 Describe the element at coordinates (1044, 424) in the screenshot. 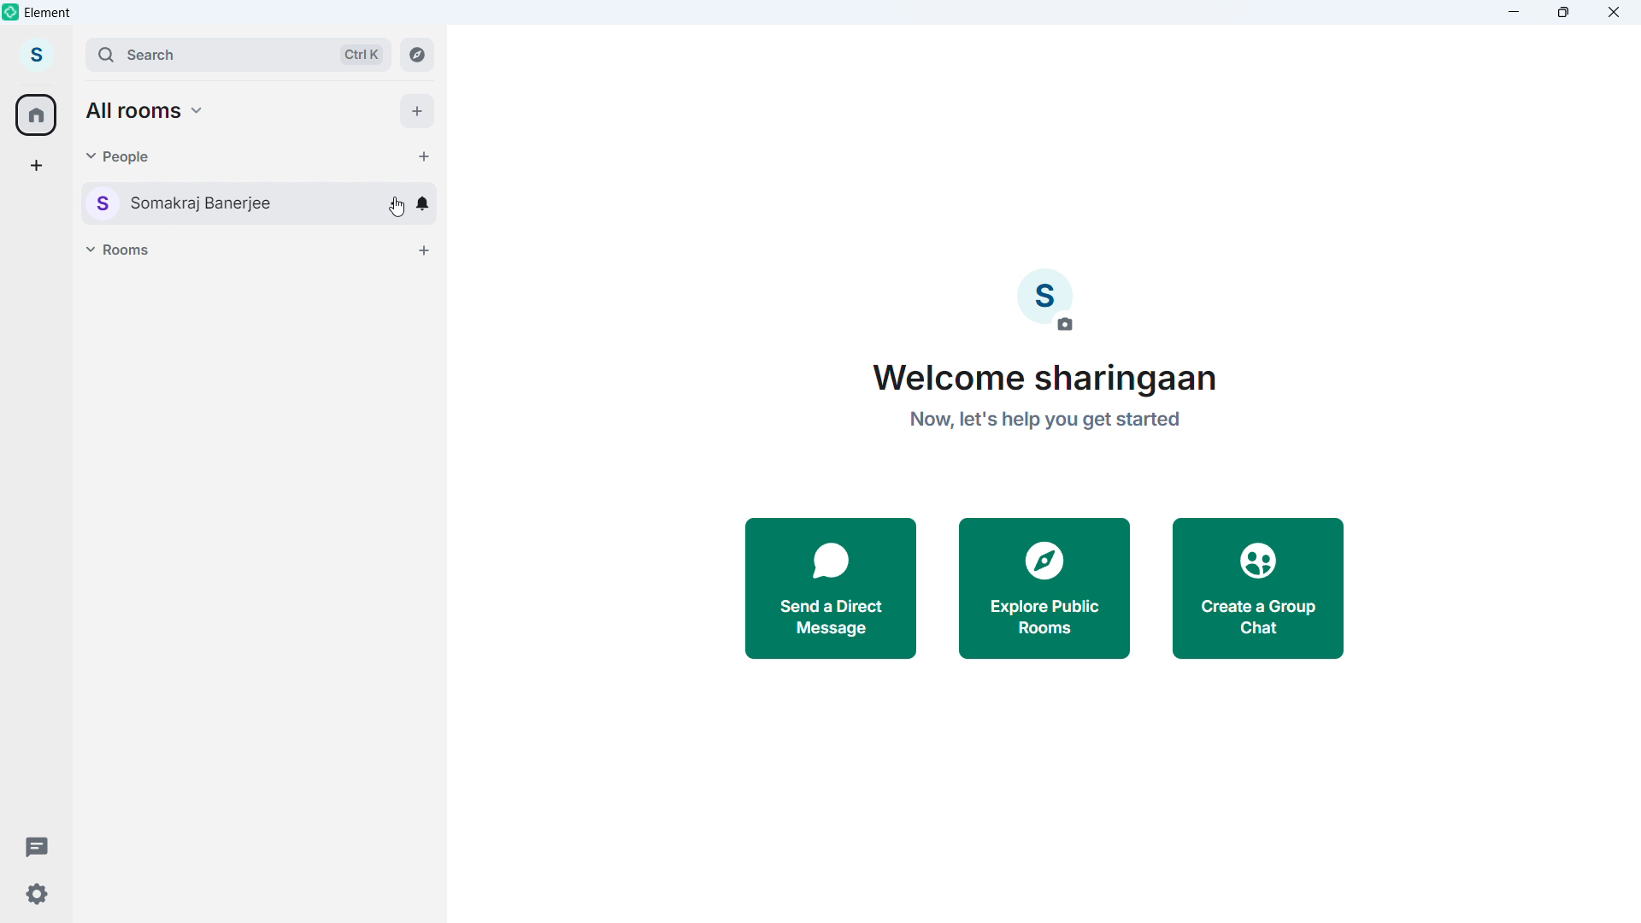

I see `now,let's help you get started` at that location.